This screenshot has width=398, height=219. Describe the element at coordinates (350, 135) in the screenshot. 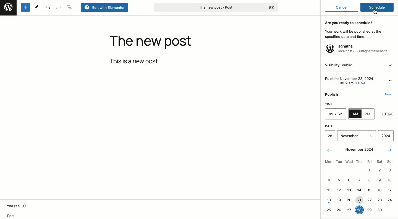

I see `November` at that location.